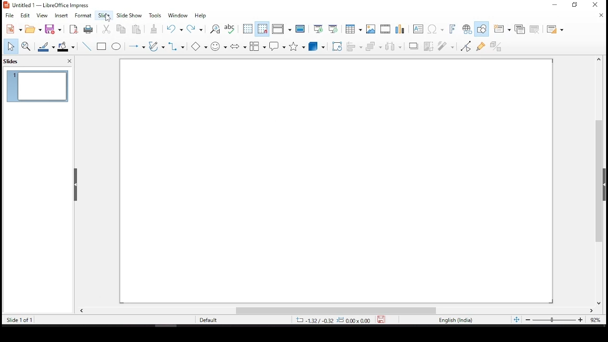  Describe the element at coordinates (155, 15) in the screenshot. I see `tools` at that location.